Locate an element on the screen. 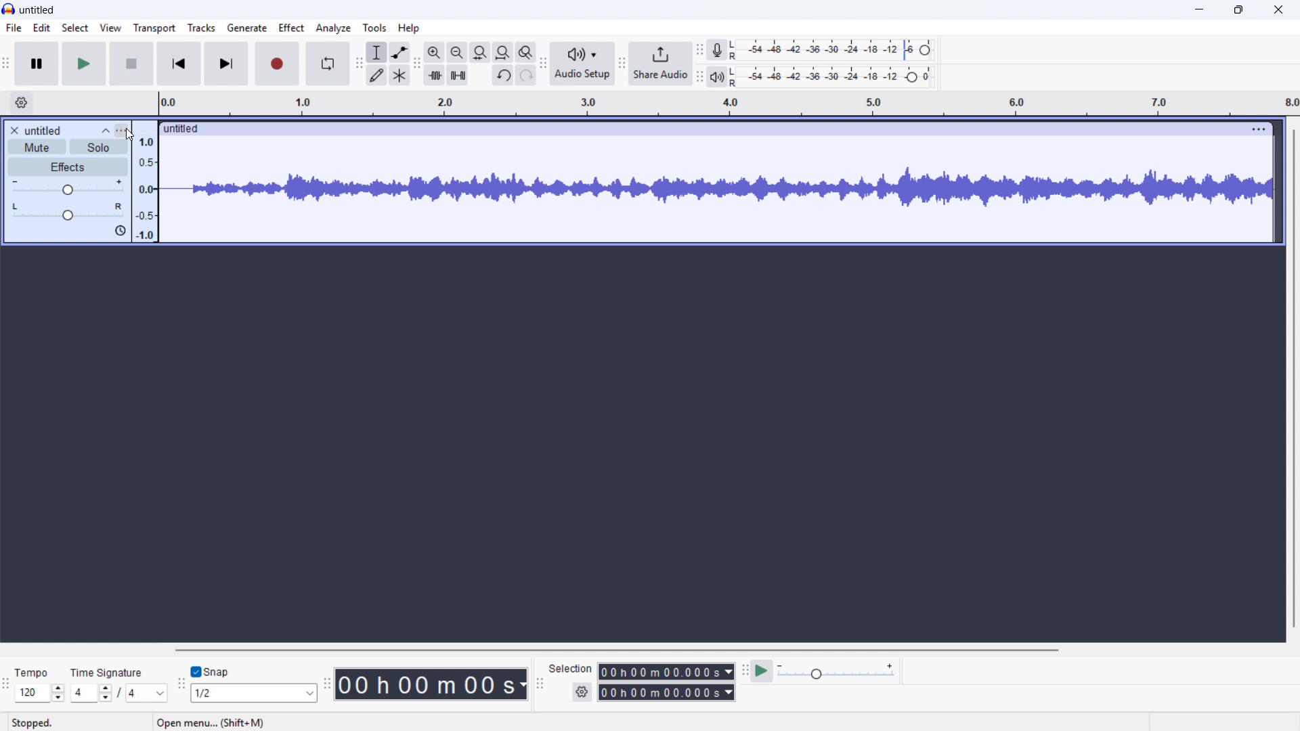 This screenshot has width=1300, height=731. Enable looping  is located at coordinates (327, 64).